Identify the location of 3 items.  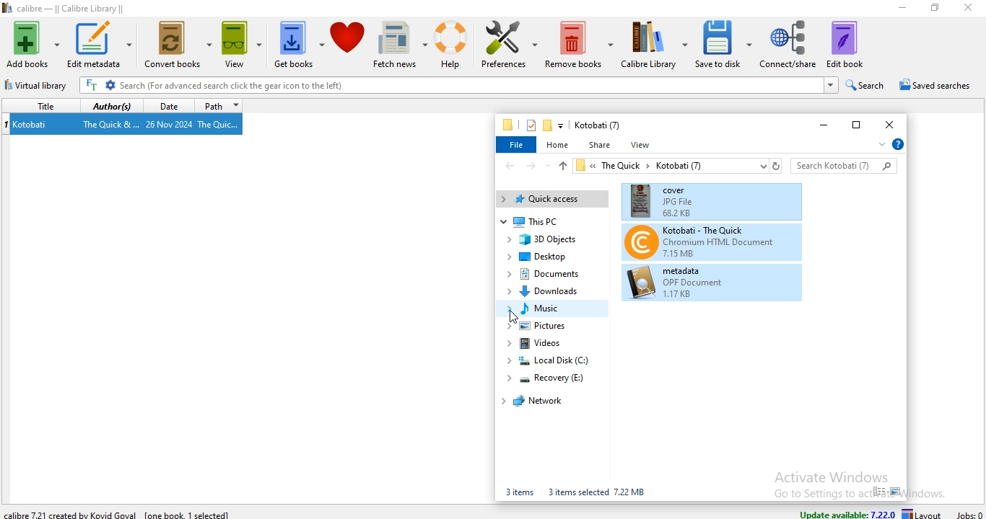
(518, 492).